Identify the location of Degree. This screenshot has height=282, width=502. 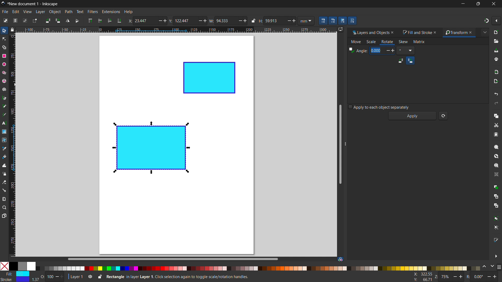
(406, 50).